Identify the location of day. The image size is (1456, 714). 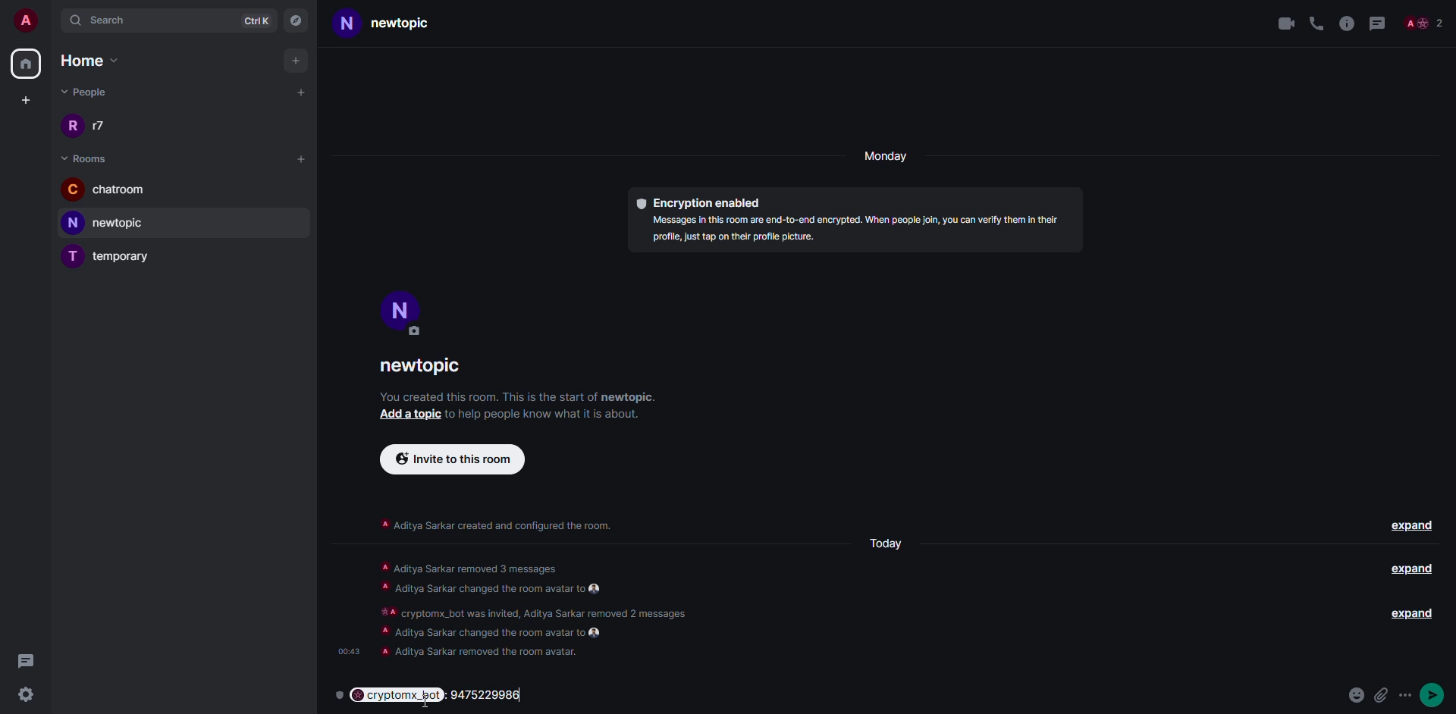
(888, 158).